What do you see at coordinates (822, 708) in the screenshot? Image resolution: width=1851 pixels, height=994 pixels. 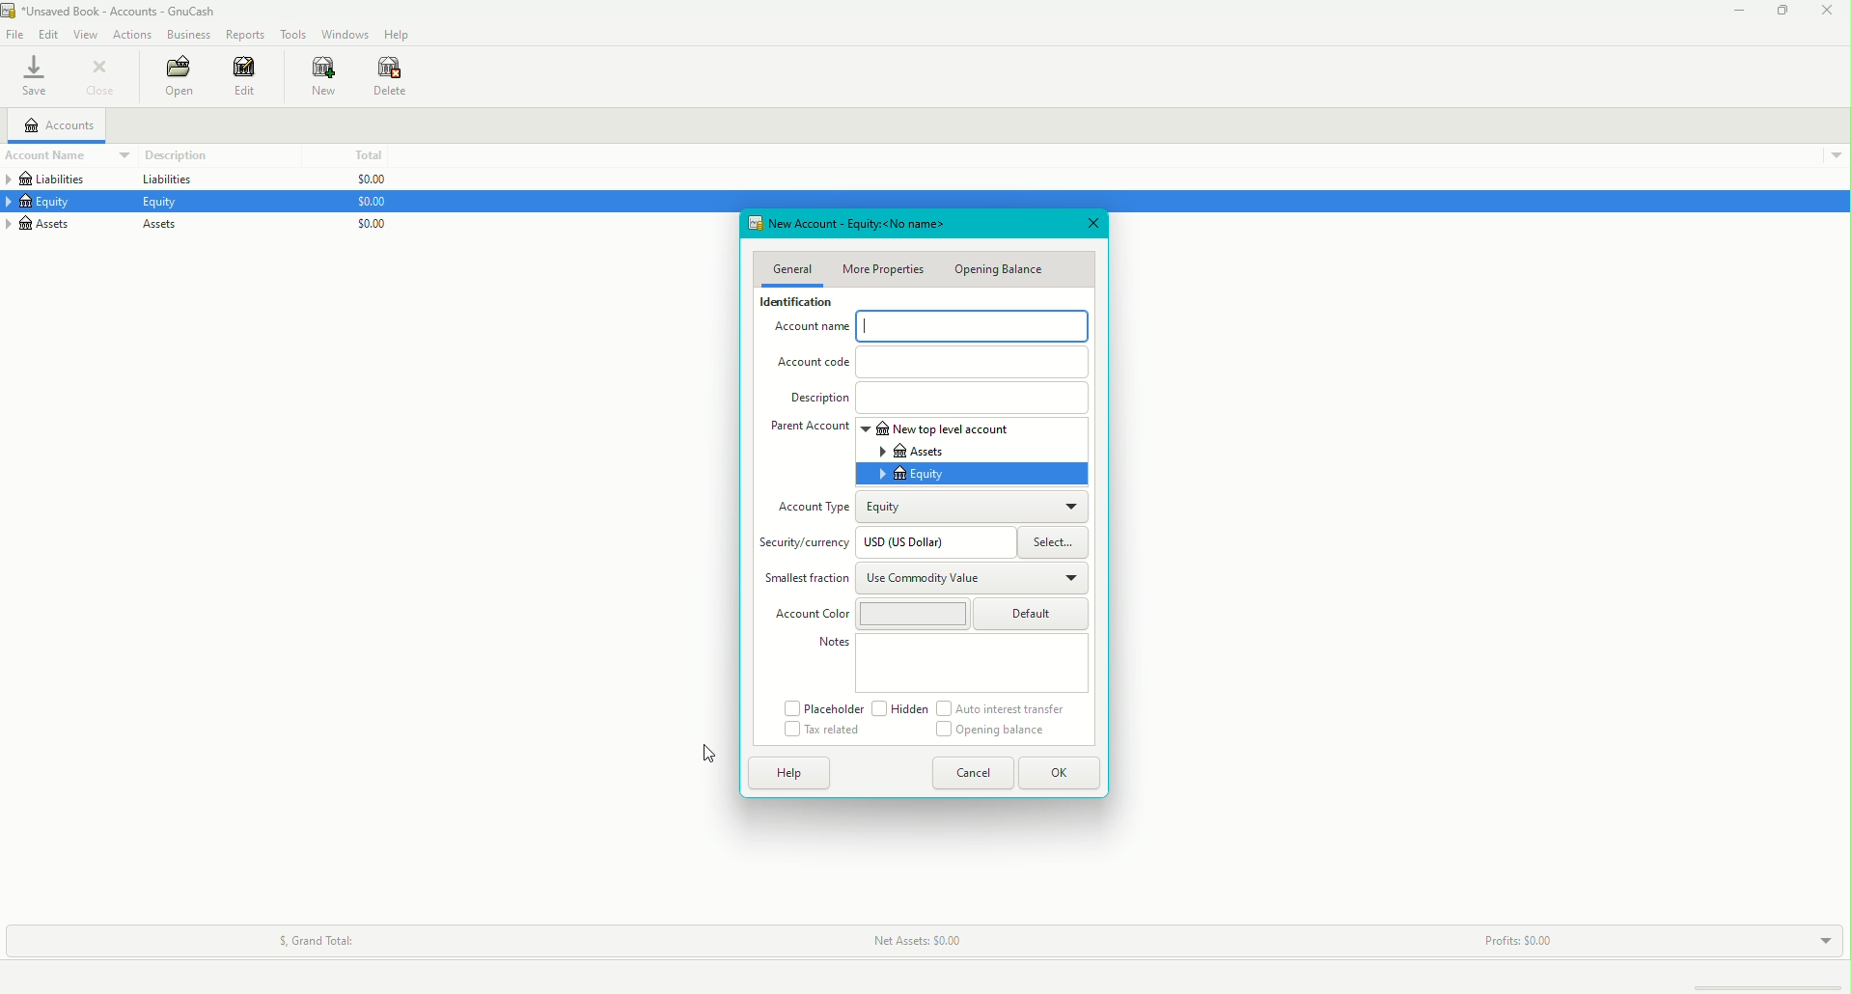 I see `Placeholder` at bounding box center [822, 708].